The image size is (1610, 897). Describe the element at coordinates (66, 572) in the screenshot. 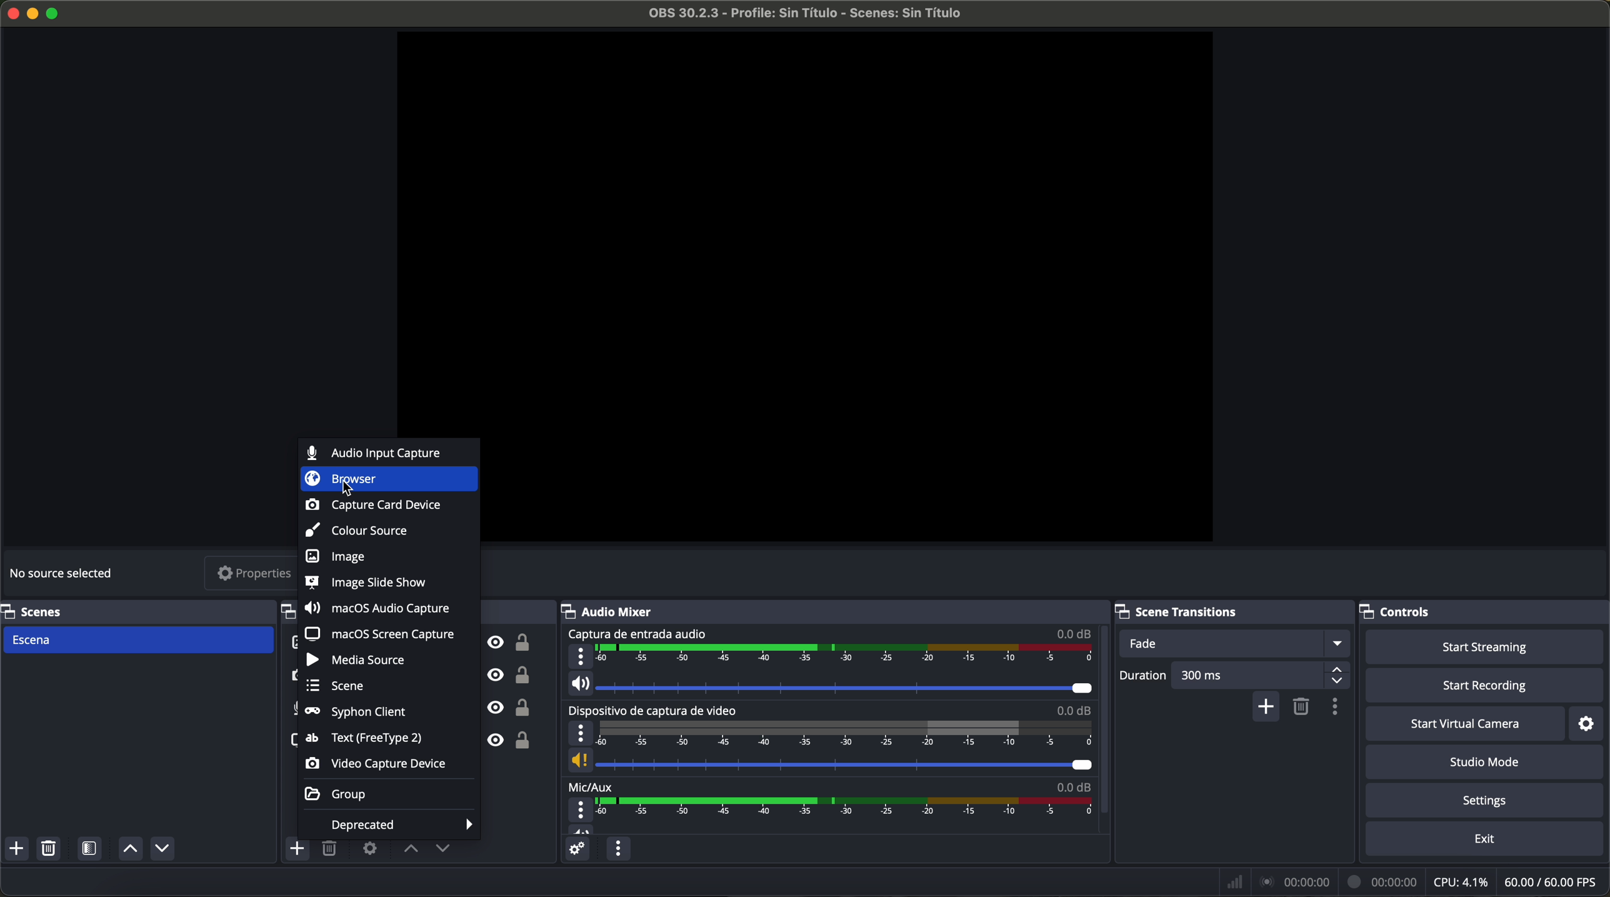

I see `no source selected` at that location.